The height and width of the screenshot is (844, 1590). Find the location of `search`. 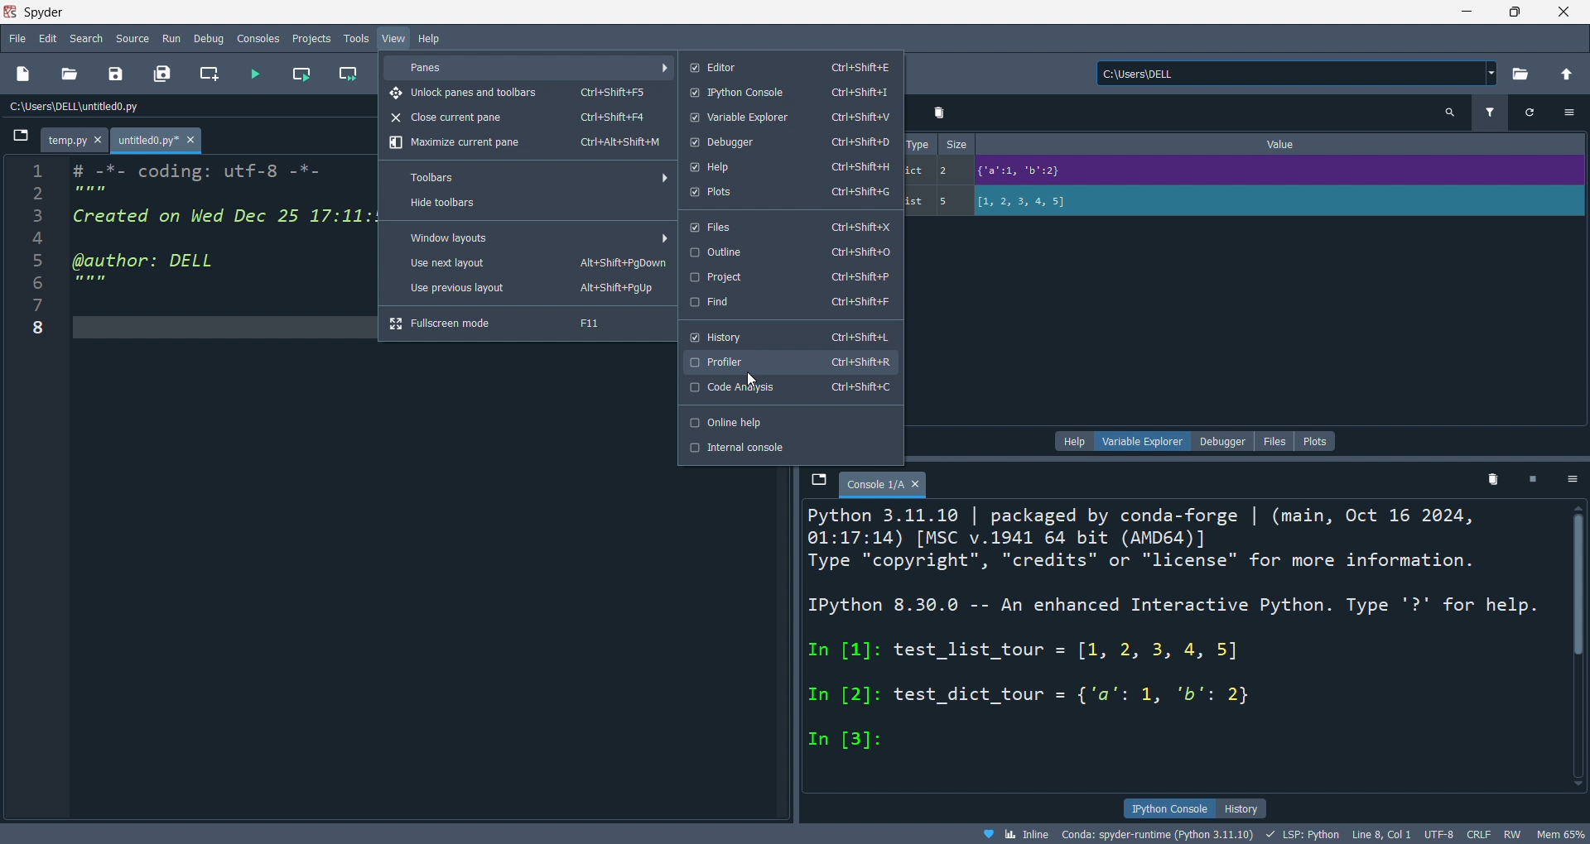

search is located at coordinates (88, 38).